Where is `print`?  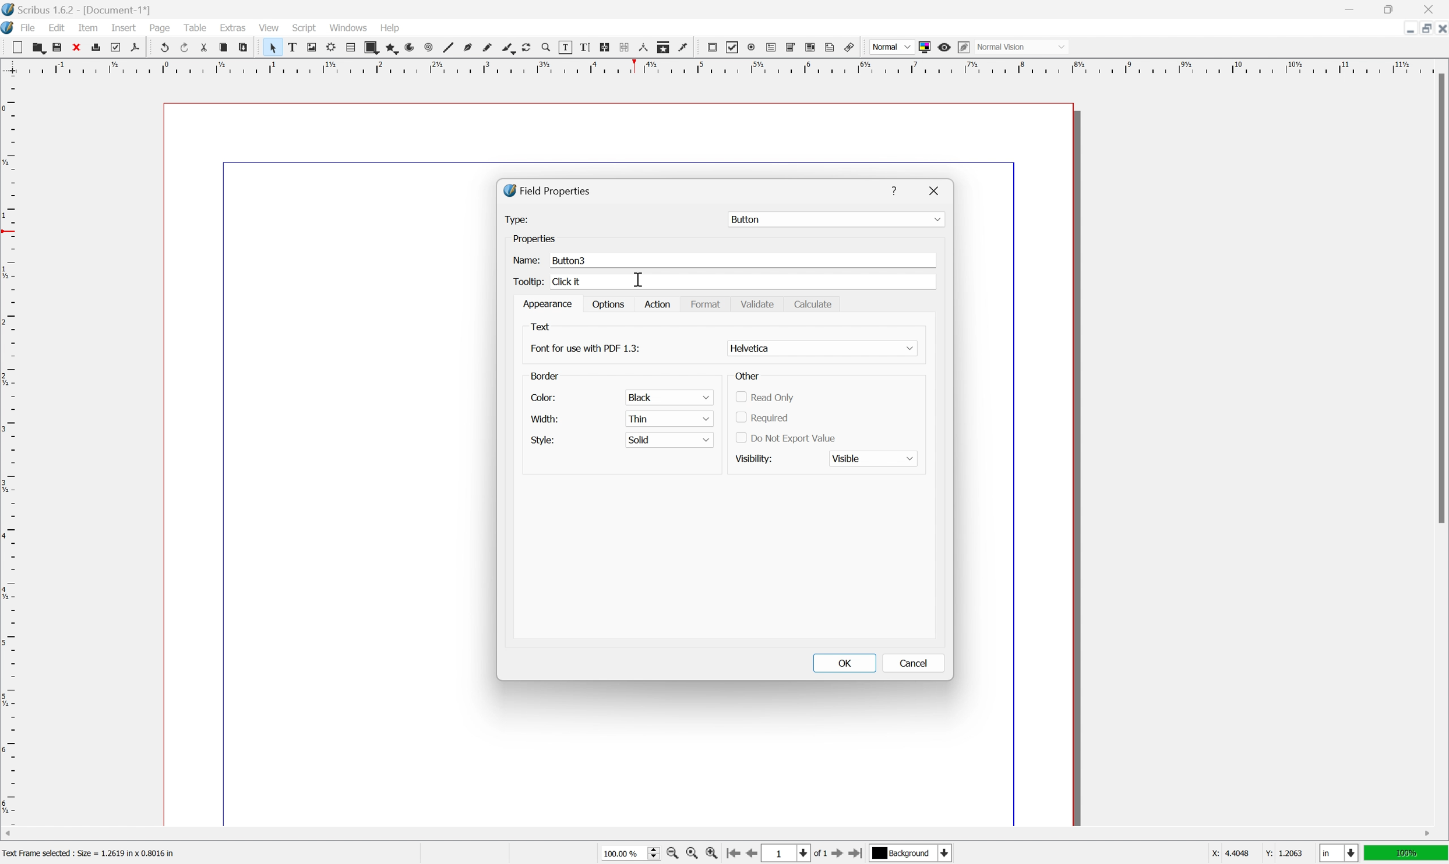
print is located at coordinates (96, 47).